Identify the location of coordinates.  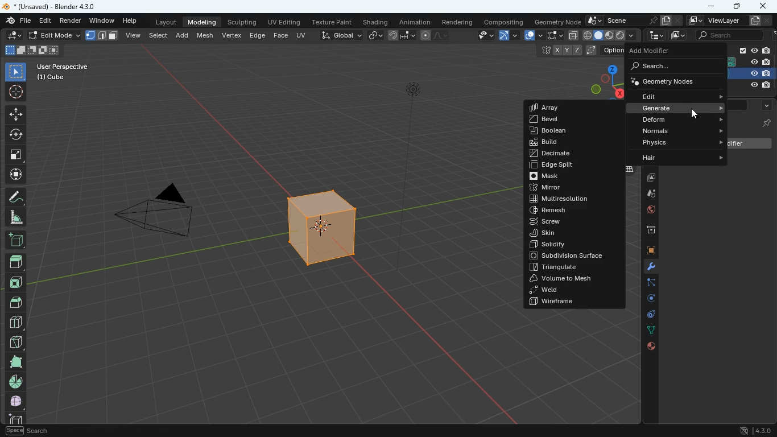
(580, 51).